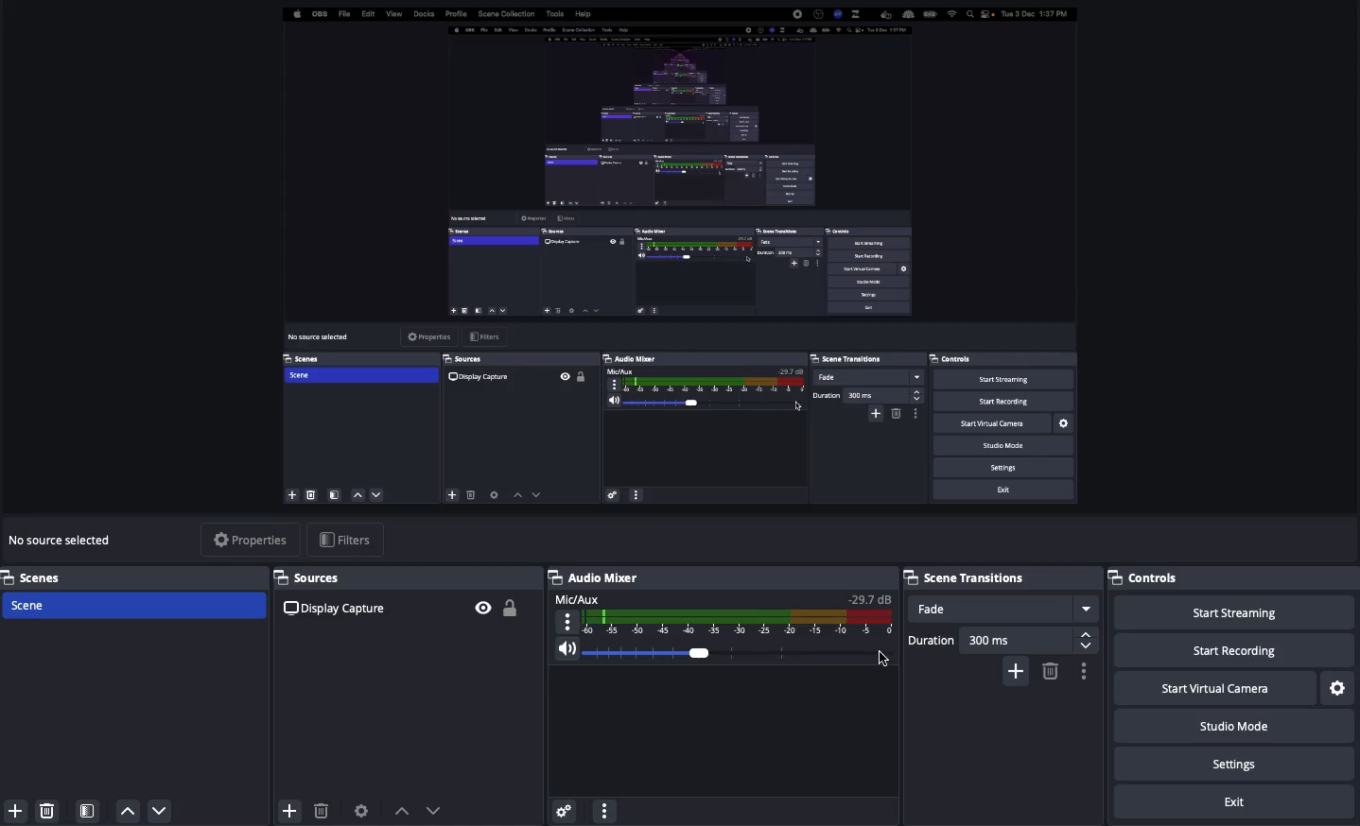  What do you see at coordinates (1151, 577) in the screenshot?
I see `Controls` at bounding box center [1151, 577].